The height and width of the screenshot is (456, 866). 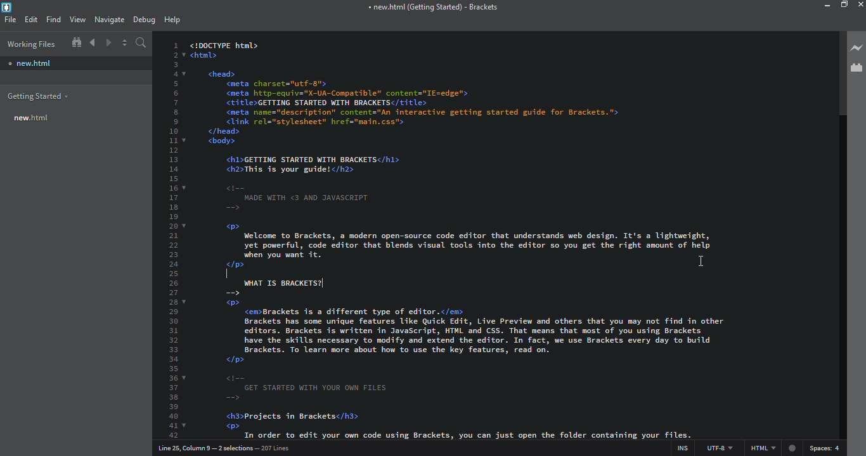 I want to click on help, so click(x=172, y=19).